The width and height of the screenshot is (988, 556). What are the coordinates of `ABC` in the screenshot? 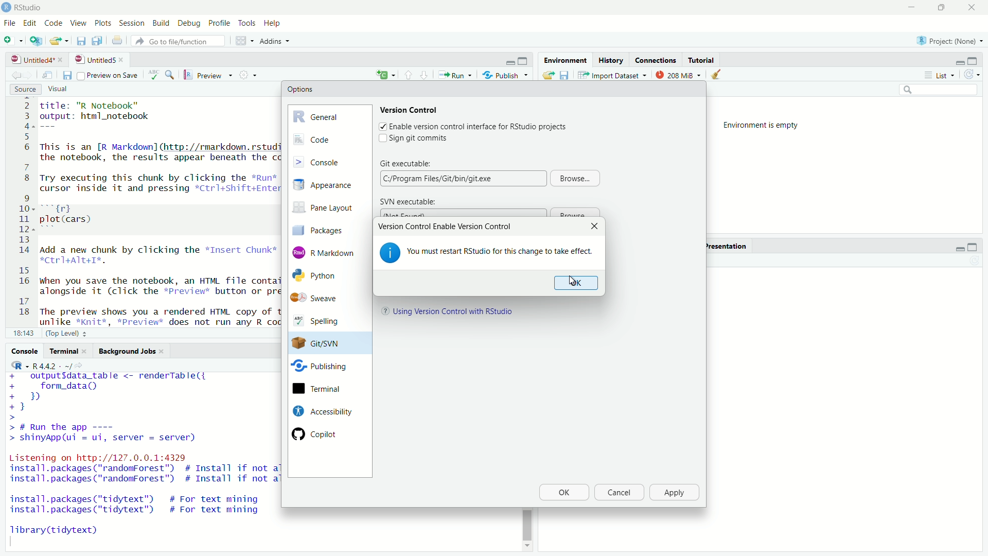 It's located at (161, 75).